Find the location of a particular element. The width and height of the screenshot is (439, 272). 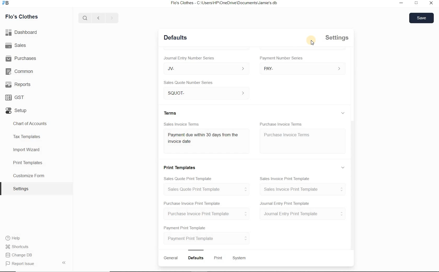

Journal Entry Print Template is located at coordinates (284, 203).